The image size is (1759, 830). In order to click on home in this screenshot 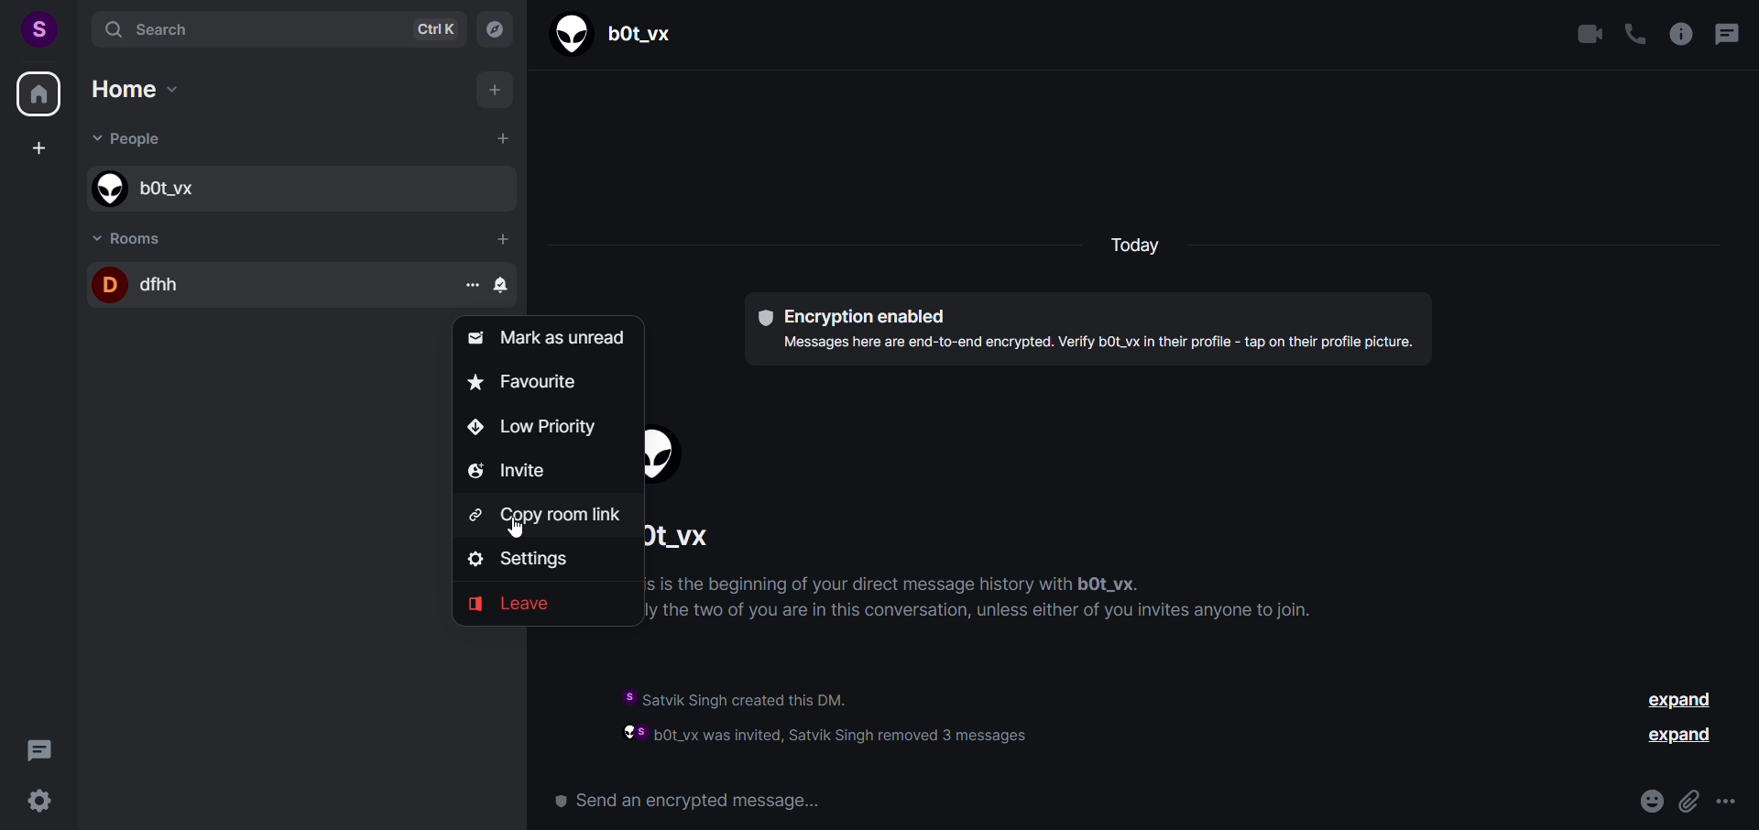, I will do `click(38, 97)`.